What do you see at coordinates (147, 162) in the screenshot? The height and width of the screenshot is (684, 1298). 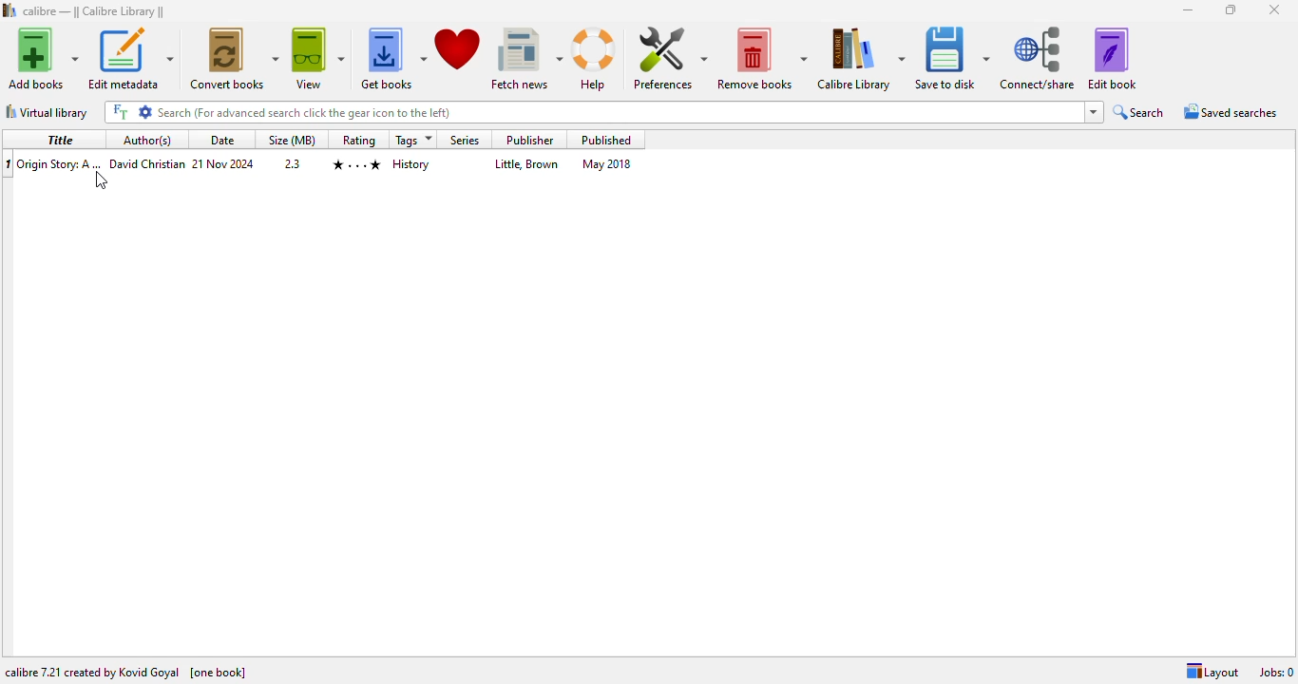 I see `david christian` at bounding box center [147, 162].